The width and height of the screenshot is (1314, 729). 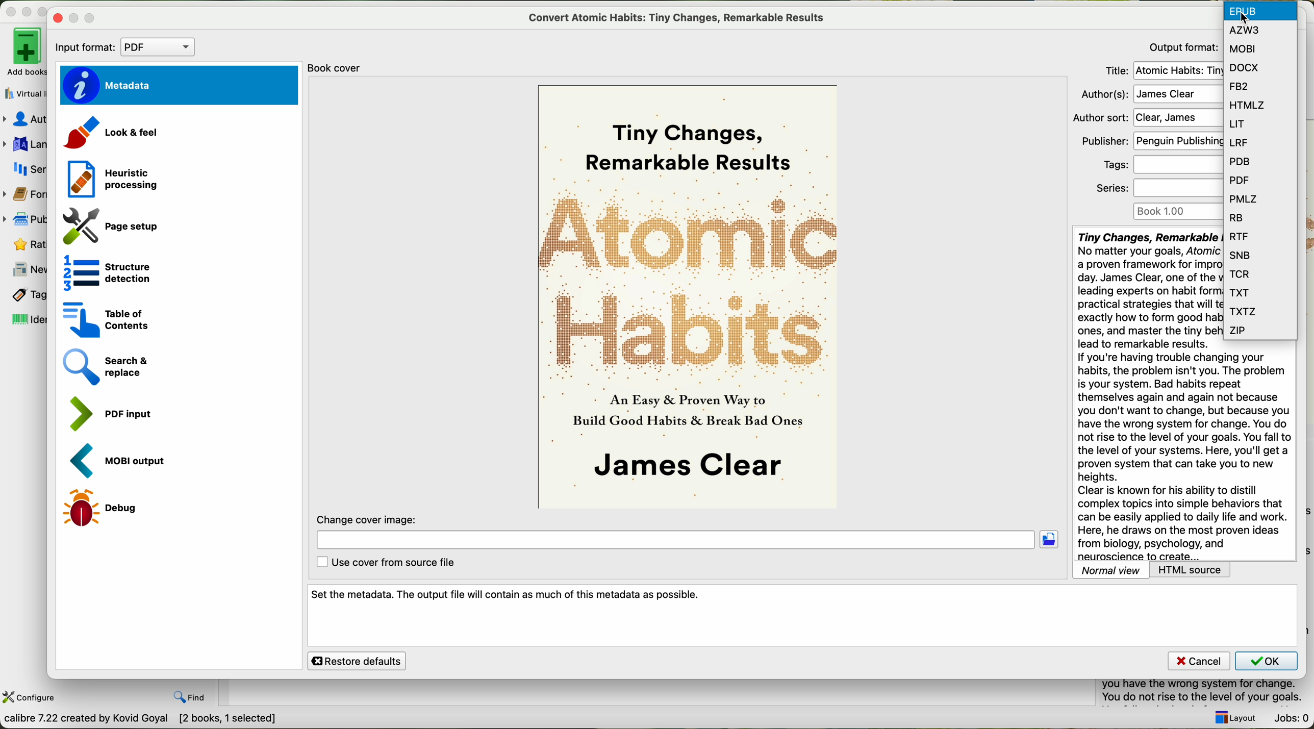 What do you see at coordinates (23, 54) in the screenshot?
I see `add books` at bounding box center [23, 54].